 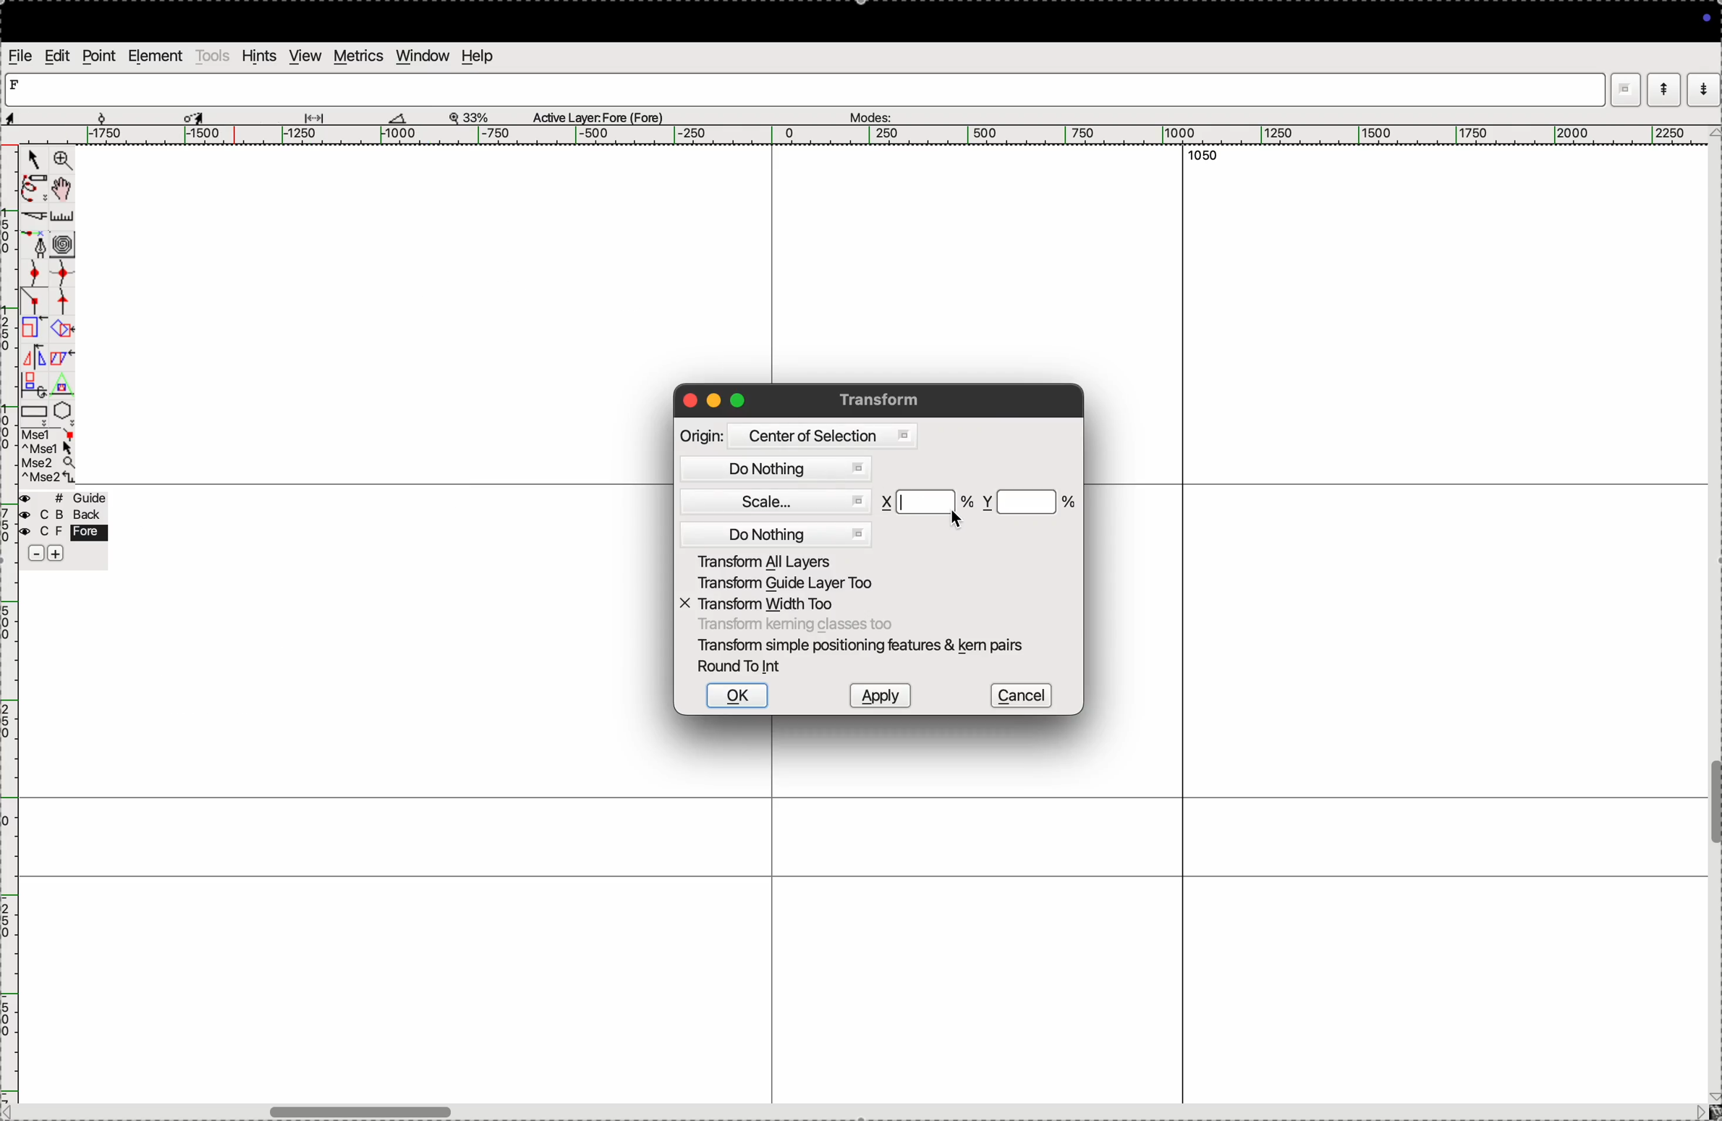 I want to click on fore, so click(x=65, y=533).